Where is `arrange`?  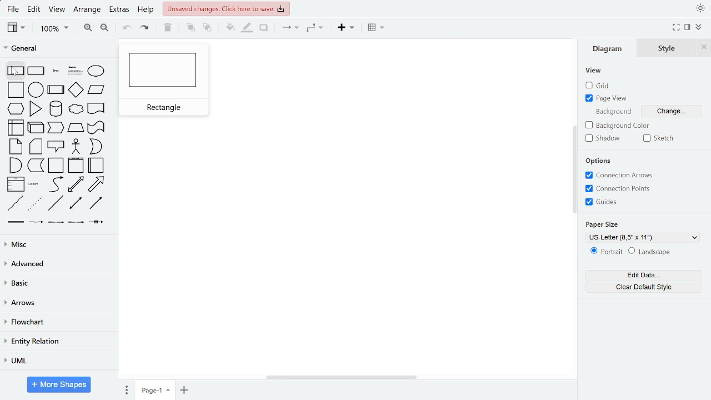
arrange is located at coordinates (87, 11).